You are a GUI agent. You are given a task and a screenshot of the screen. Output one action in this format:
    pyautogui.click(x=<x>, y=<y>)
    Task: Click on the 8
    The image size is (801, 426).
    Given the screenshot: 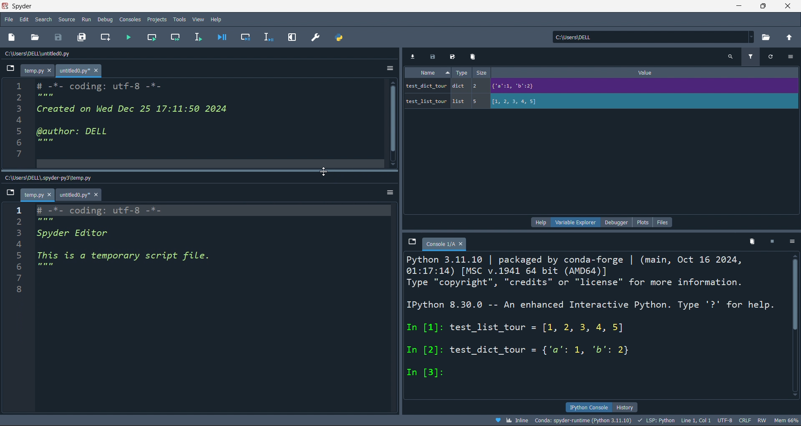 What is the action you would take?
    pyautogui.click(x=21, y=164)
    